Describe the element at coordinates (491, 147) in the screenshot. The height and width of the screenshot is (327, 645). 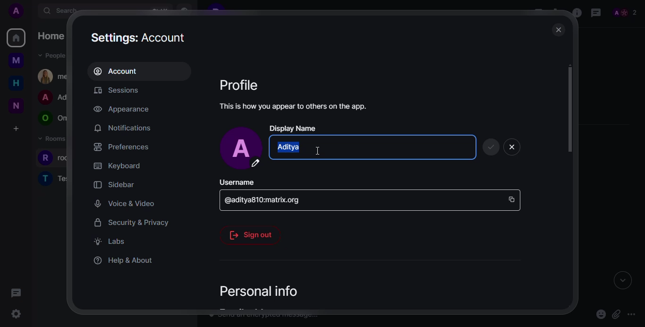
I see `update` at that location.